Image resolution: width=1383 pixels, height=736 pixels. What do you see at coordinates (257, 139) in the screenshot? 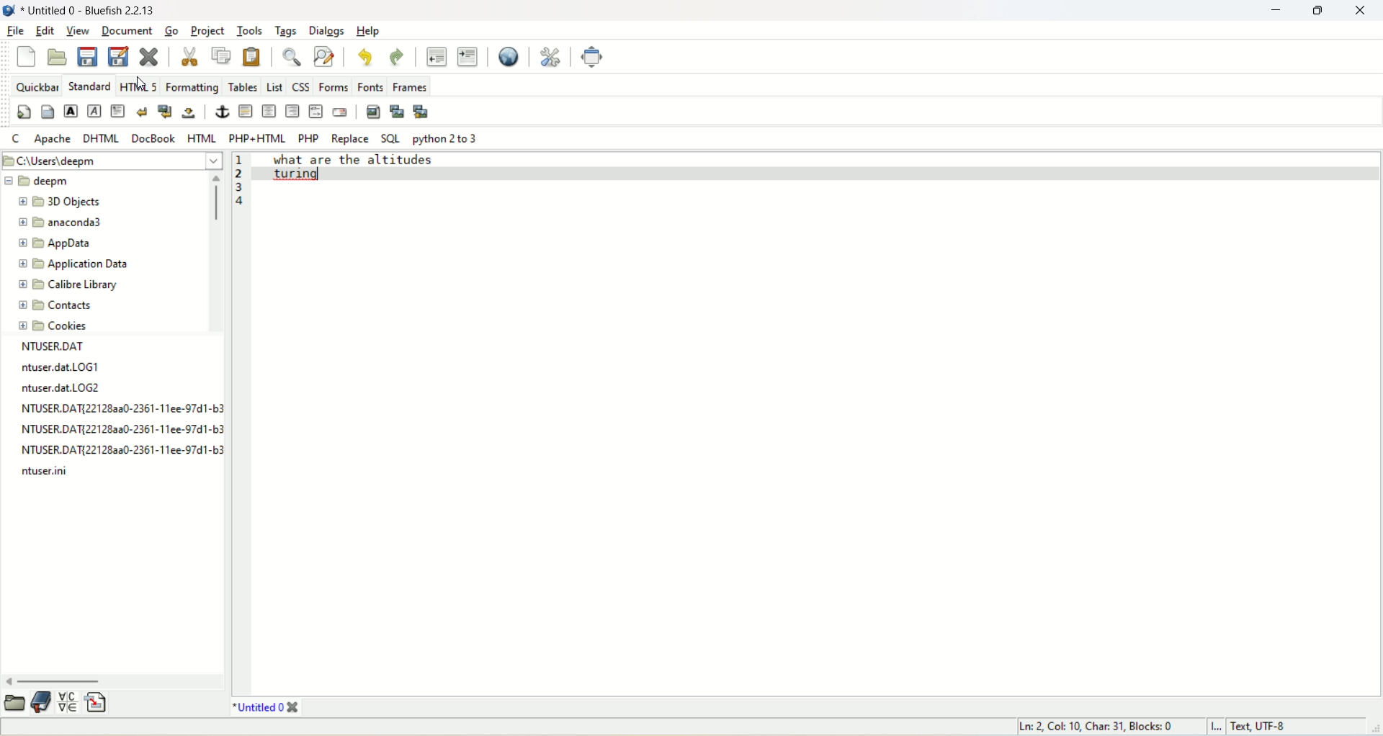
I see `PHP+HTML` at bounding box center [257, 139].